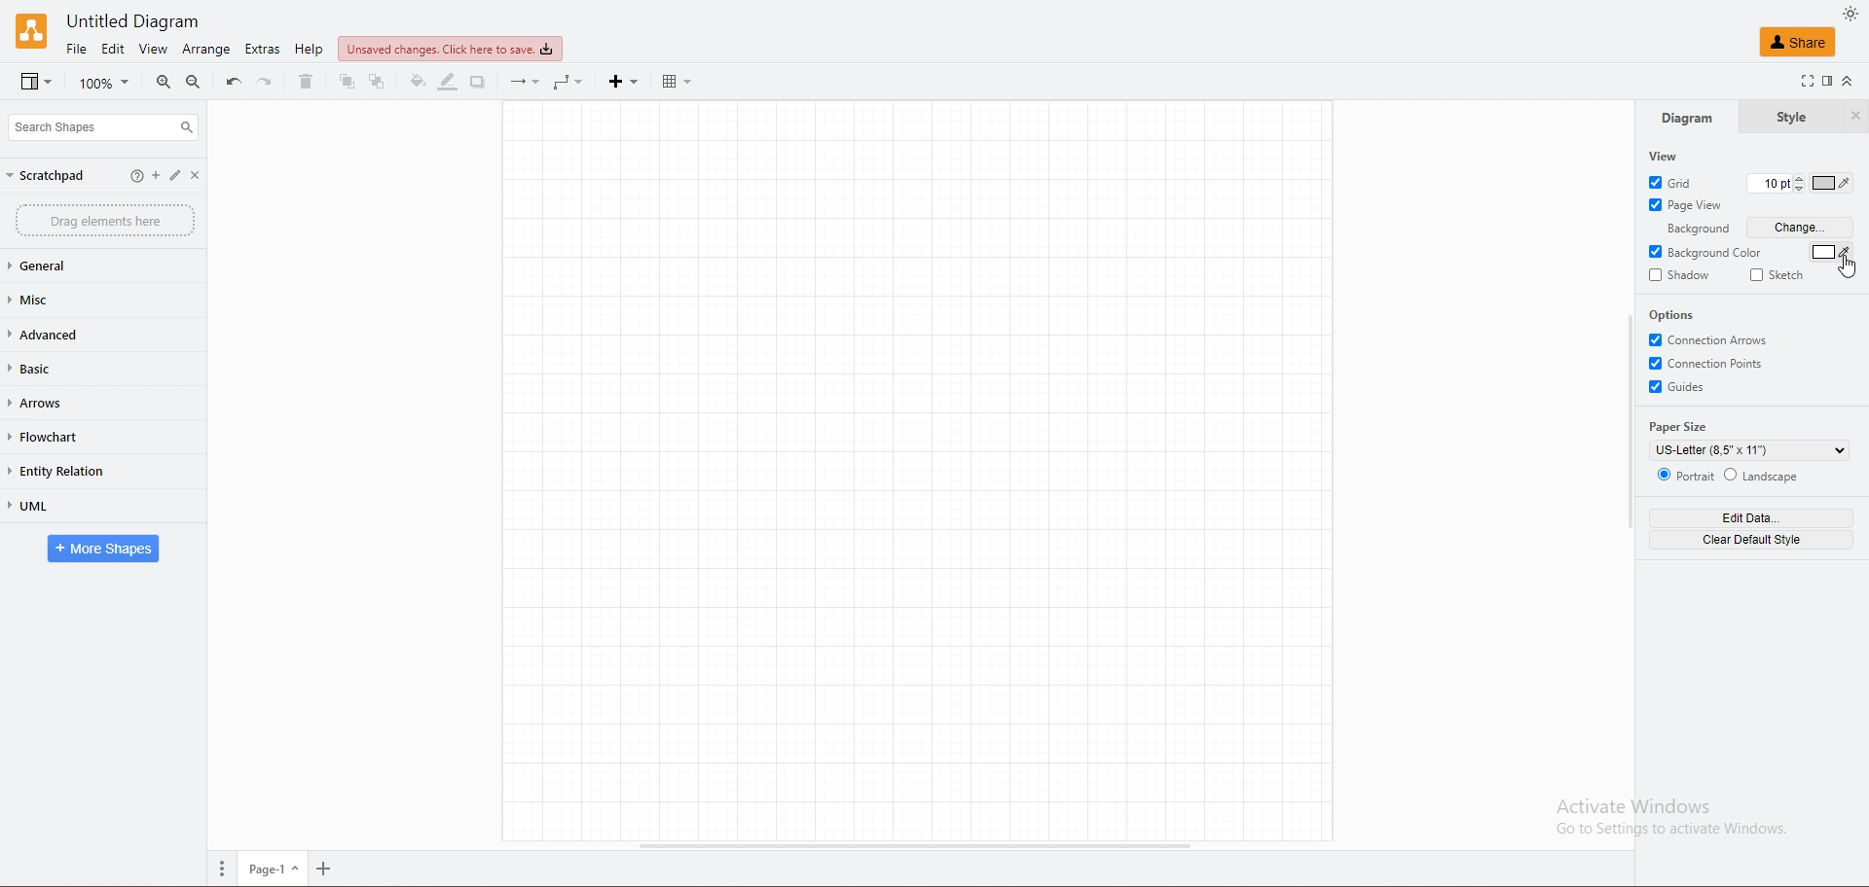 The image size is (1869, 887). Describe the element at coordinates (1798, 41) in the screenshot. I see `share` at that location.